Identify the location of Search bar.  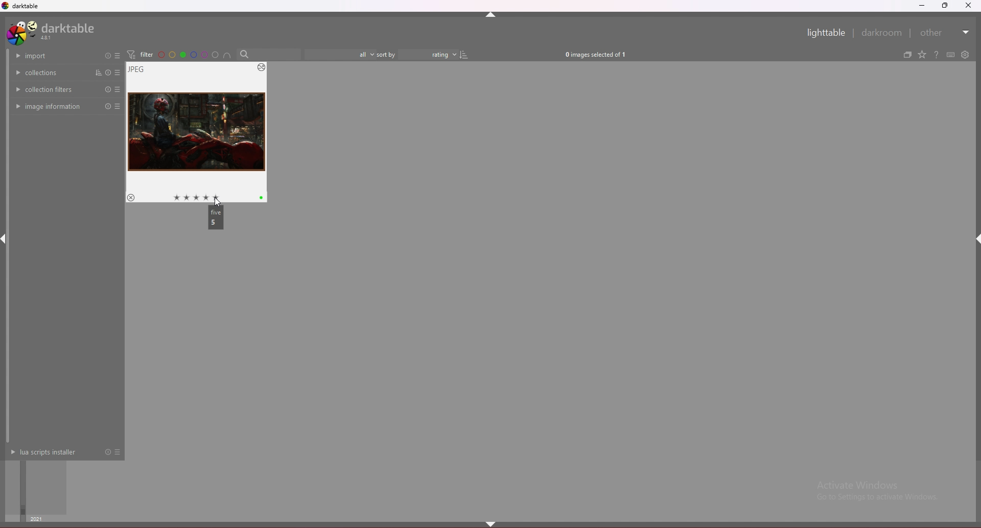
(269, 55).